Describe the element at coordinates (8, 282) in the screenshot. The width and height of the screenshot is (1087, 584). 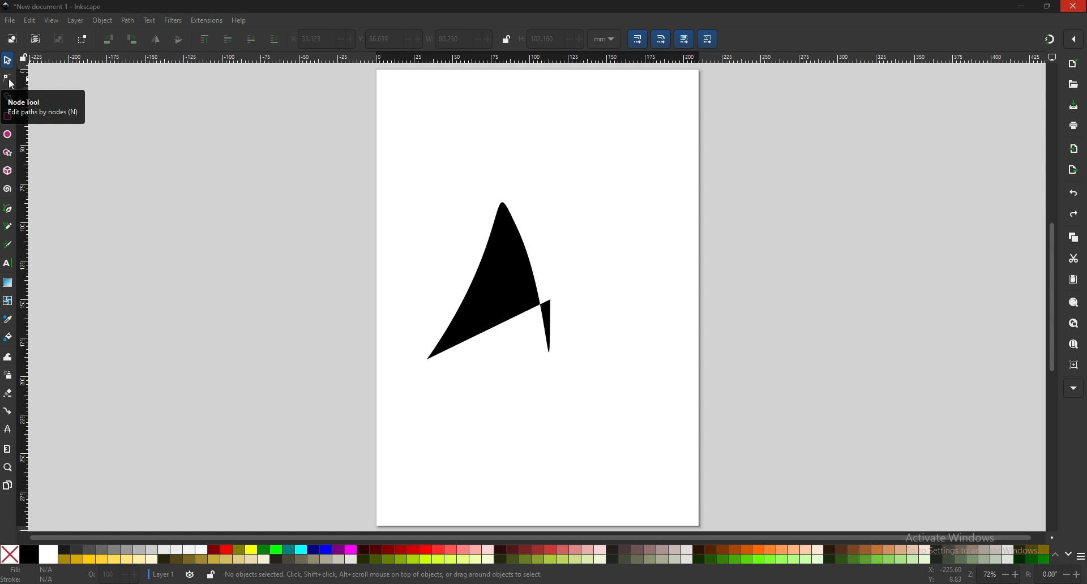
I see `gradient` at that location.